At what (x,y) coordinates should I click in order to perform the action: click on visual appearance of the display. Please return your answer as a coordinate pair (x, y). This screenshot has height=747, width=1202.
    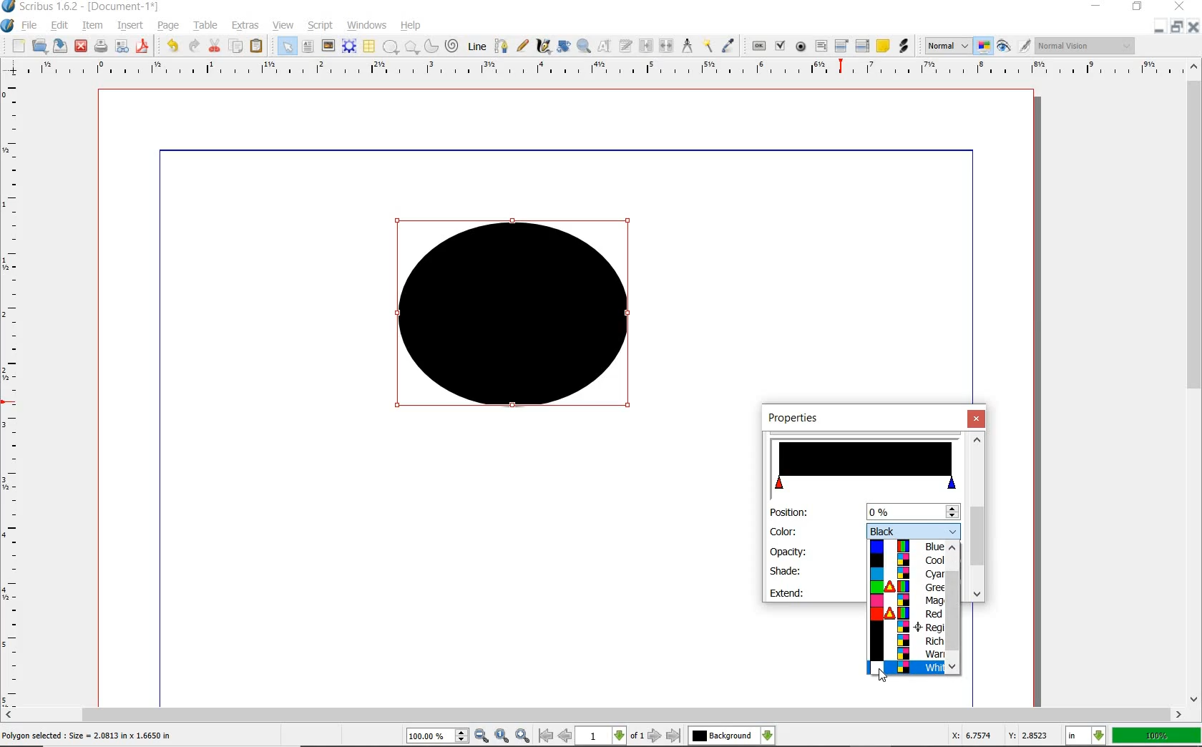
    Looking at the image, I should click on (1085, 47).